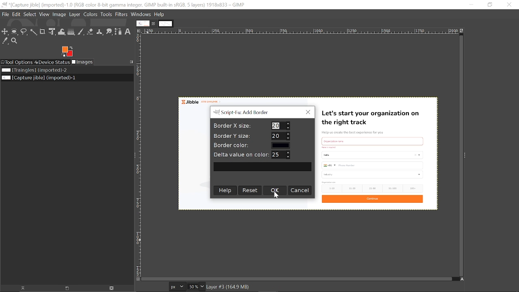 This screenshot has height=292, width=519. Describe the element at coordinates (202, 287) in the screenshot. I see `Zoom options` at that location.